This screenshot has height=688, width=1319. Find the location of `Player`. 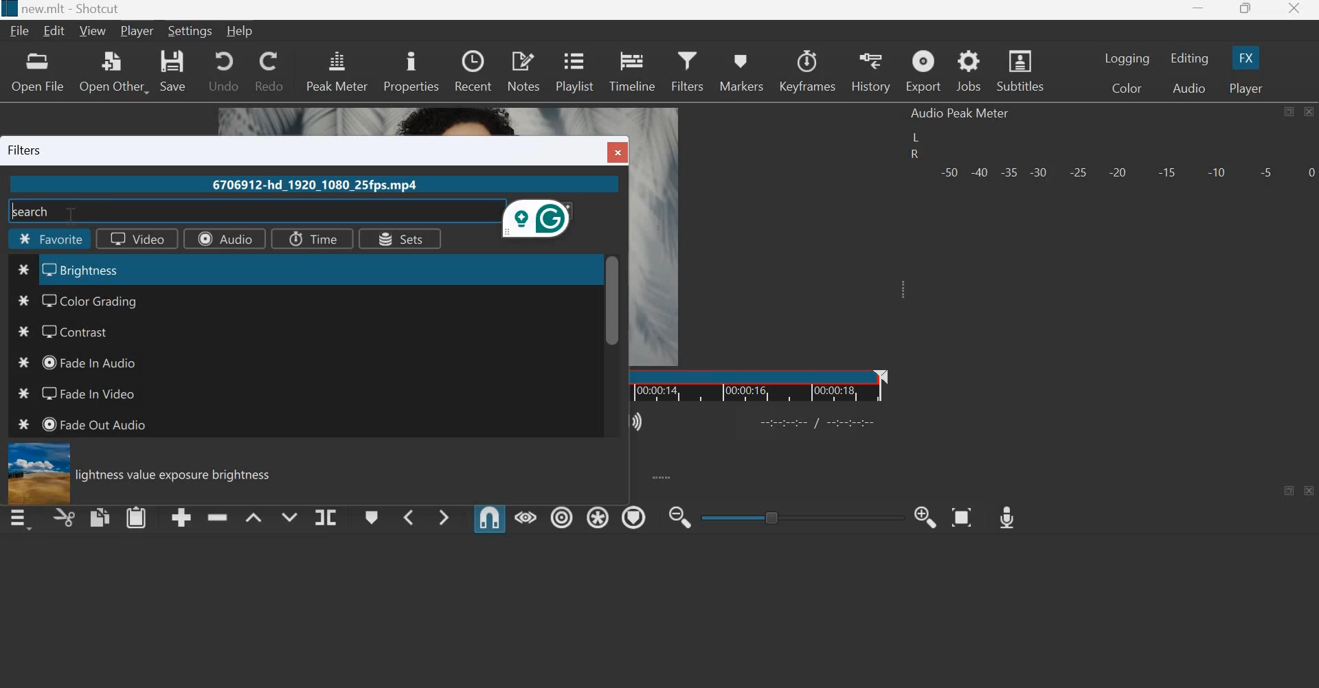

Player is located at coordinates (1244, 88).